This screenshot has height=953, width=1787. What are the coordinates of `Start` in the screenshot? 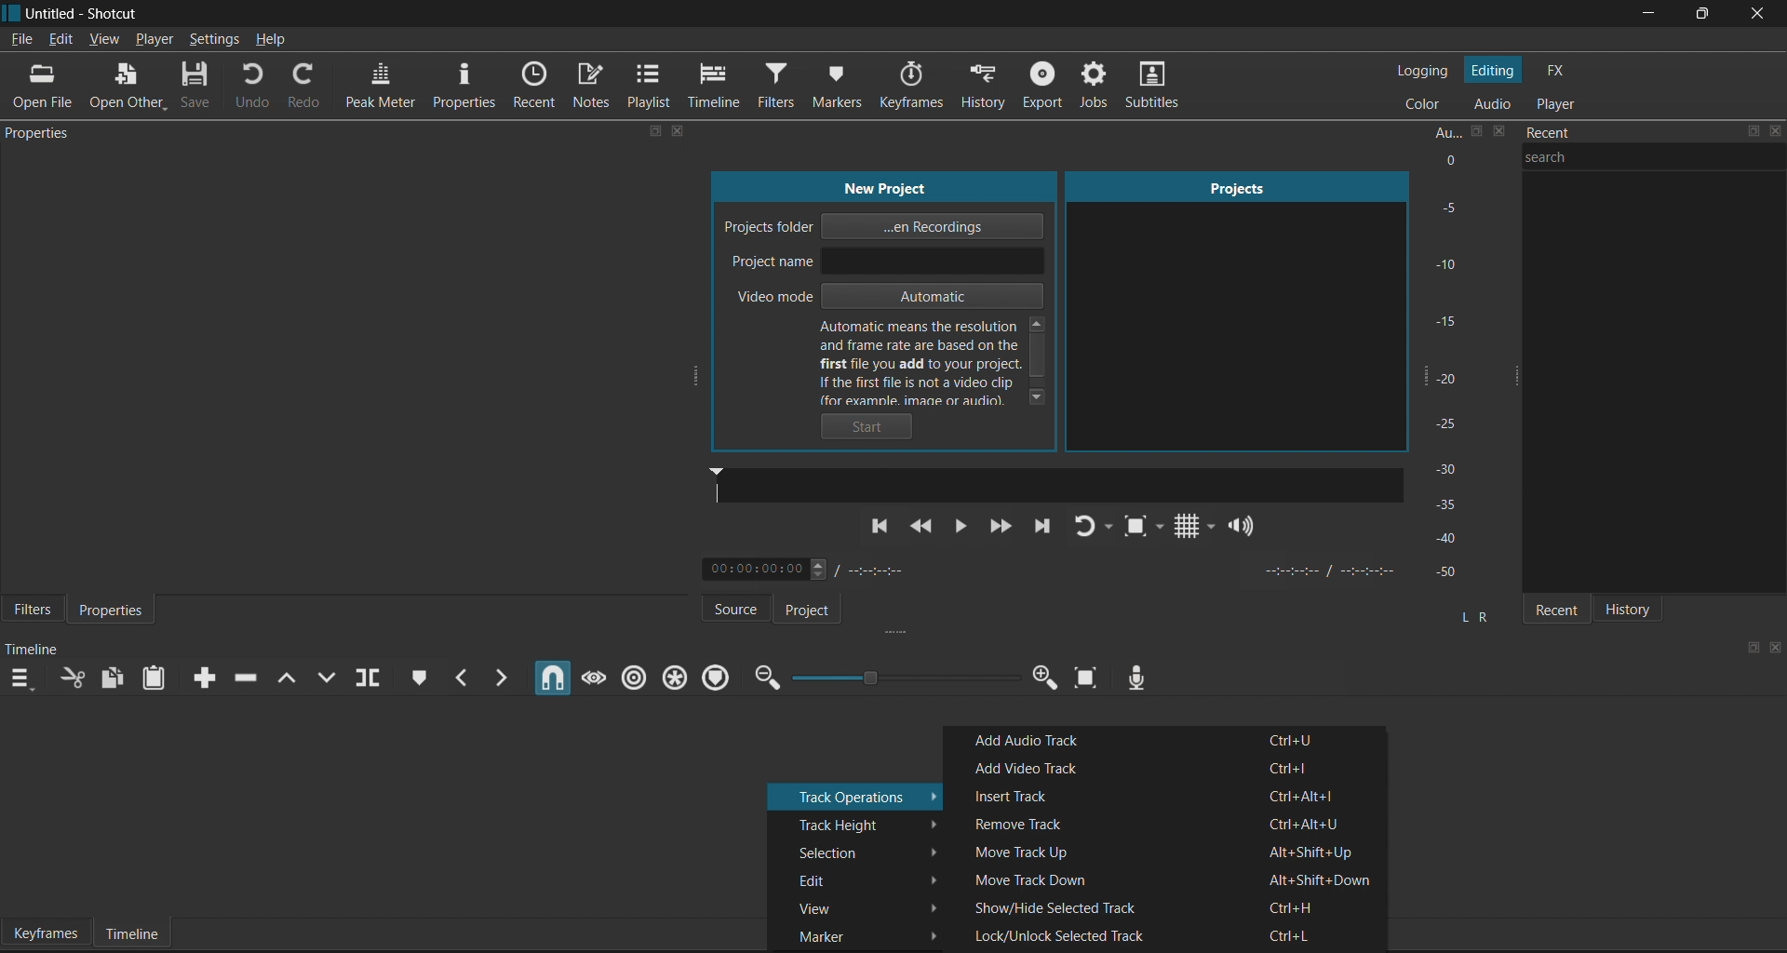 It's located at (872, 427).